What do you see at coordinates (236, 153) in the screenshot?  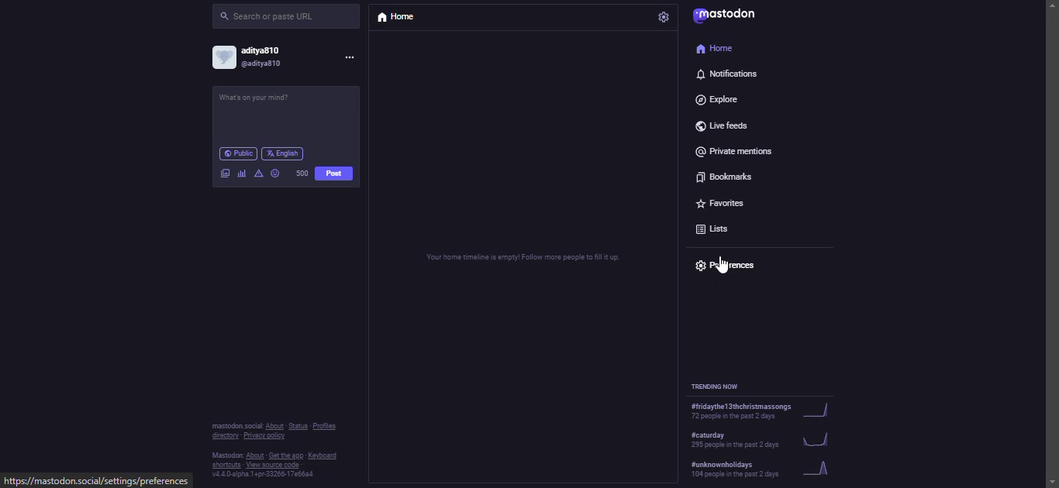 I see `public` at bounding box center [236, 153].